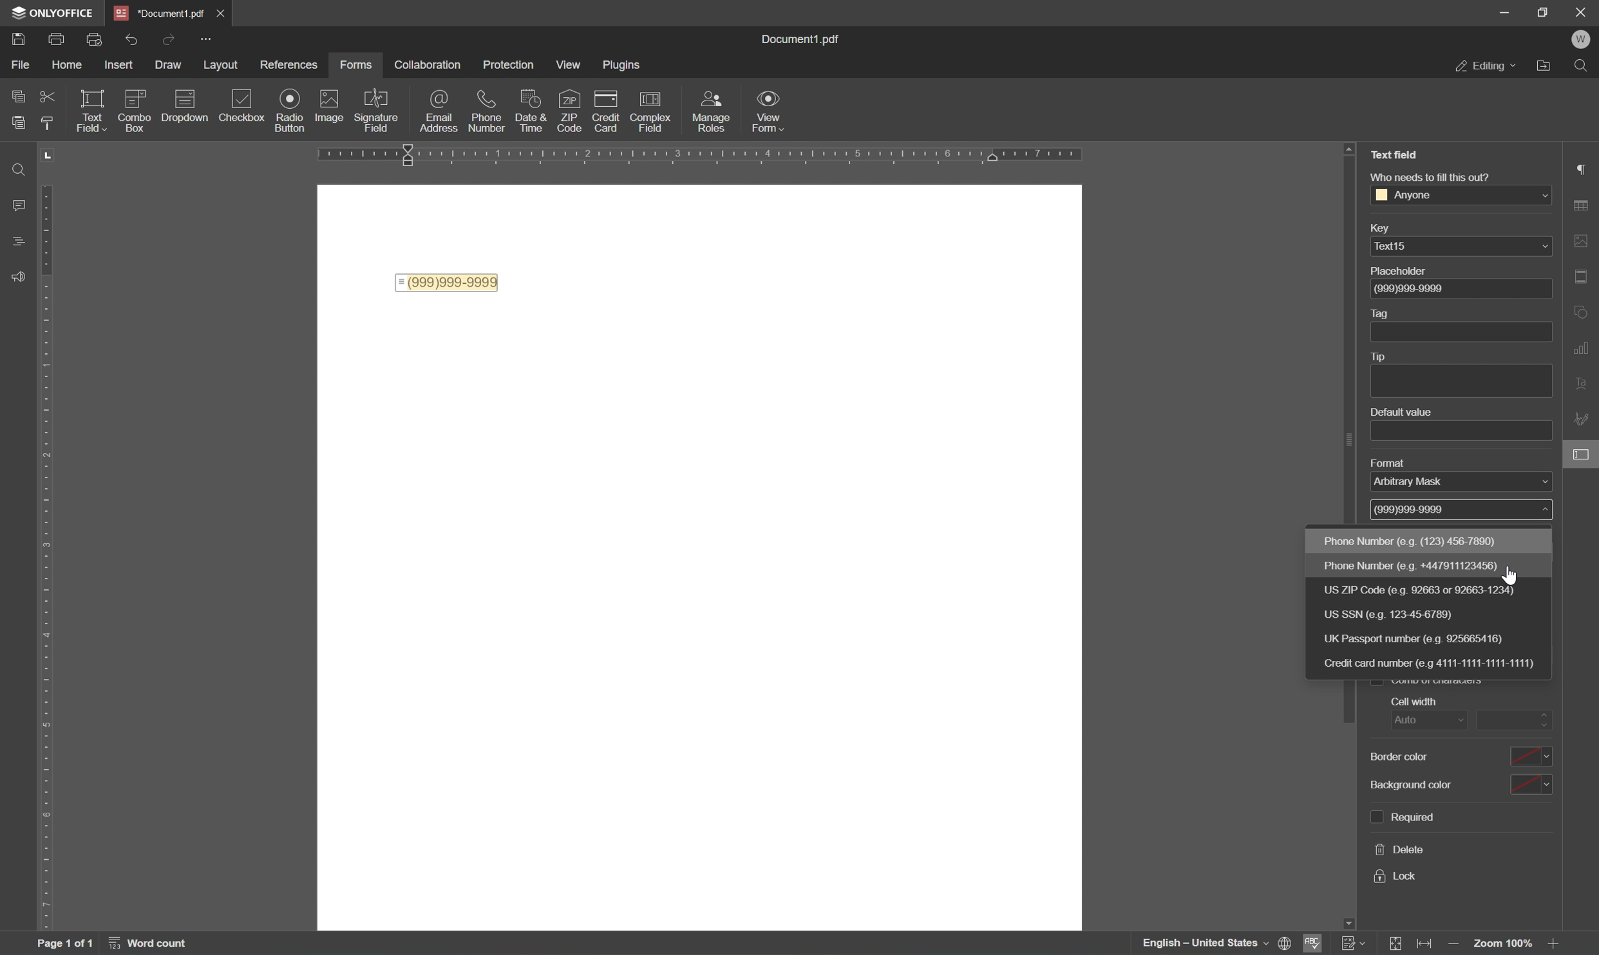 This screenshot has width=1599, height=955. What do you see at coordinates (48, 97) in the screenshot?
I see `cut` at bounding box center [48, 97].